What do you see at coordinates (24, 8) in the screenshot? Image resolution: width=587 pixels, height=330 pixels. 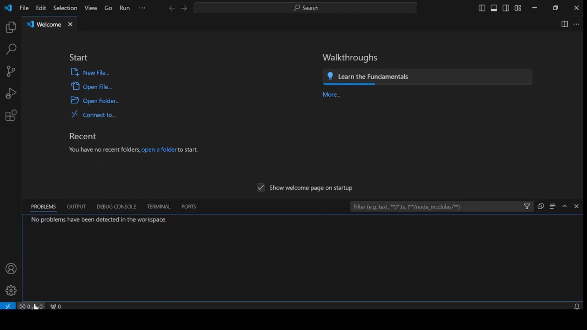 I see `file` at bounding box center [24, 8].